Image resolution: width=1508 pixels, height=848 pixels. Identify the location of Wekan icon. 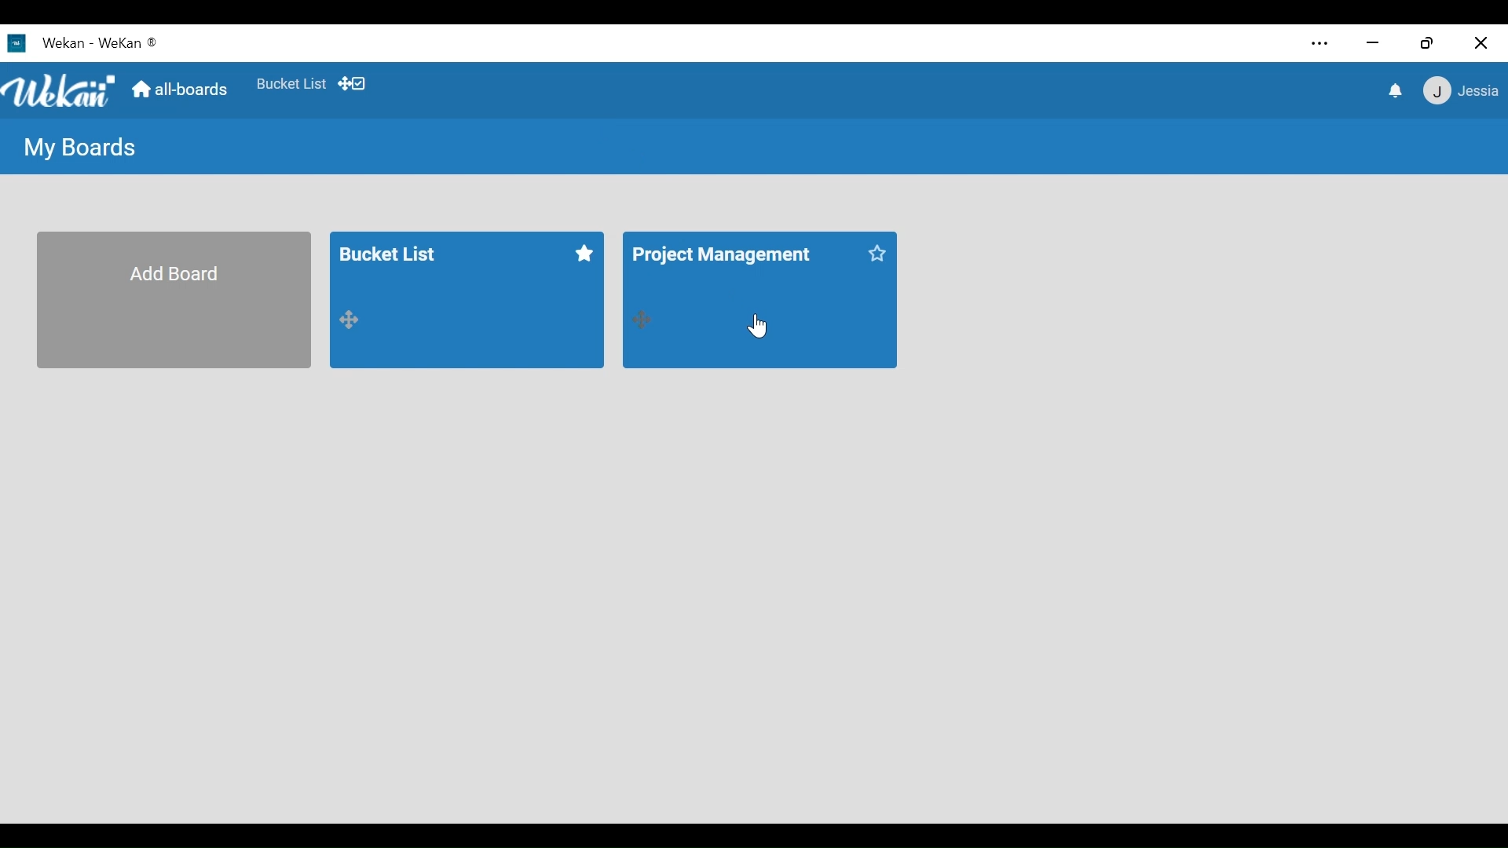
(20, 43).